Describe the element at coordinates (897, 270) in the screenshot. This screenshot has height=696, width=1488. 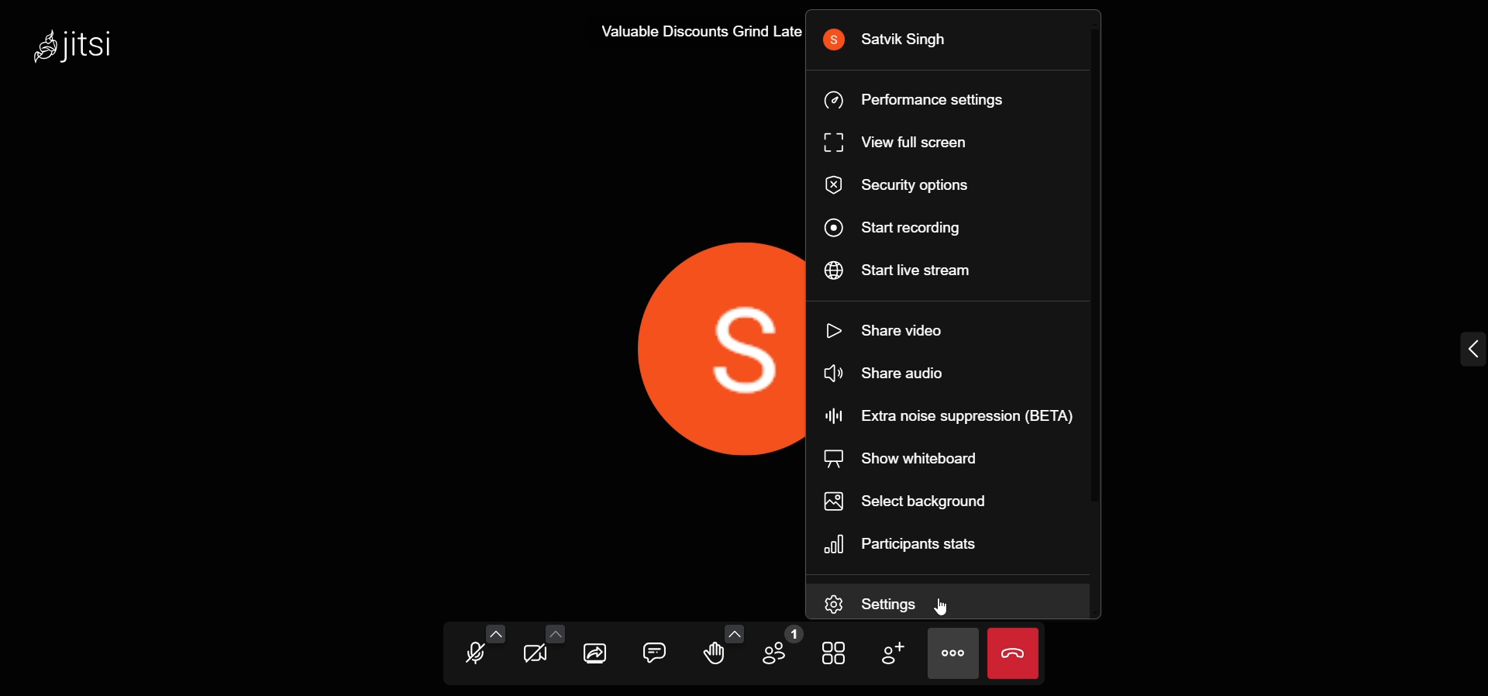
I see `start live stream` at that location.